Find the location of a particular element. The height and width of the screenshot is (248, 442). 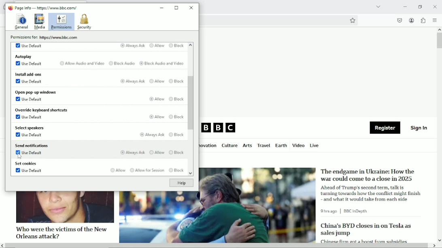

General is located at coordinates (21, 21).